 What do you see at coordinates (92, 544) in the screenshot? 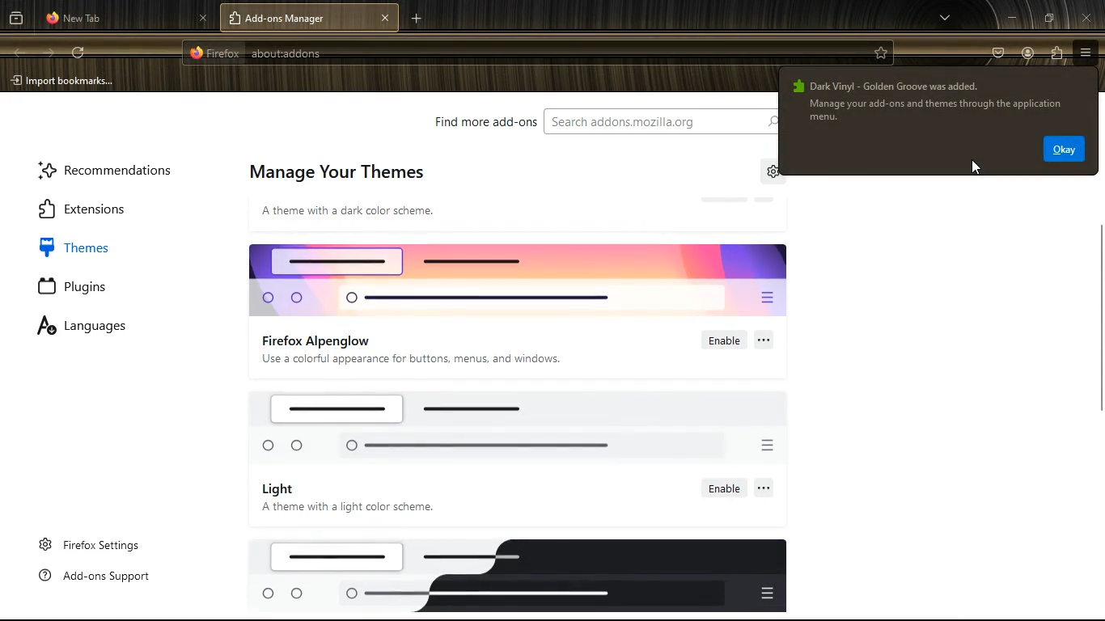
I see `firefox settings` at bounding box center [92, 544].